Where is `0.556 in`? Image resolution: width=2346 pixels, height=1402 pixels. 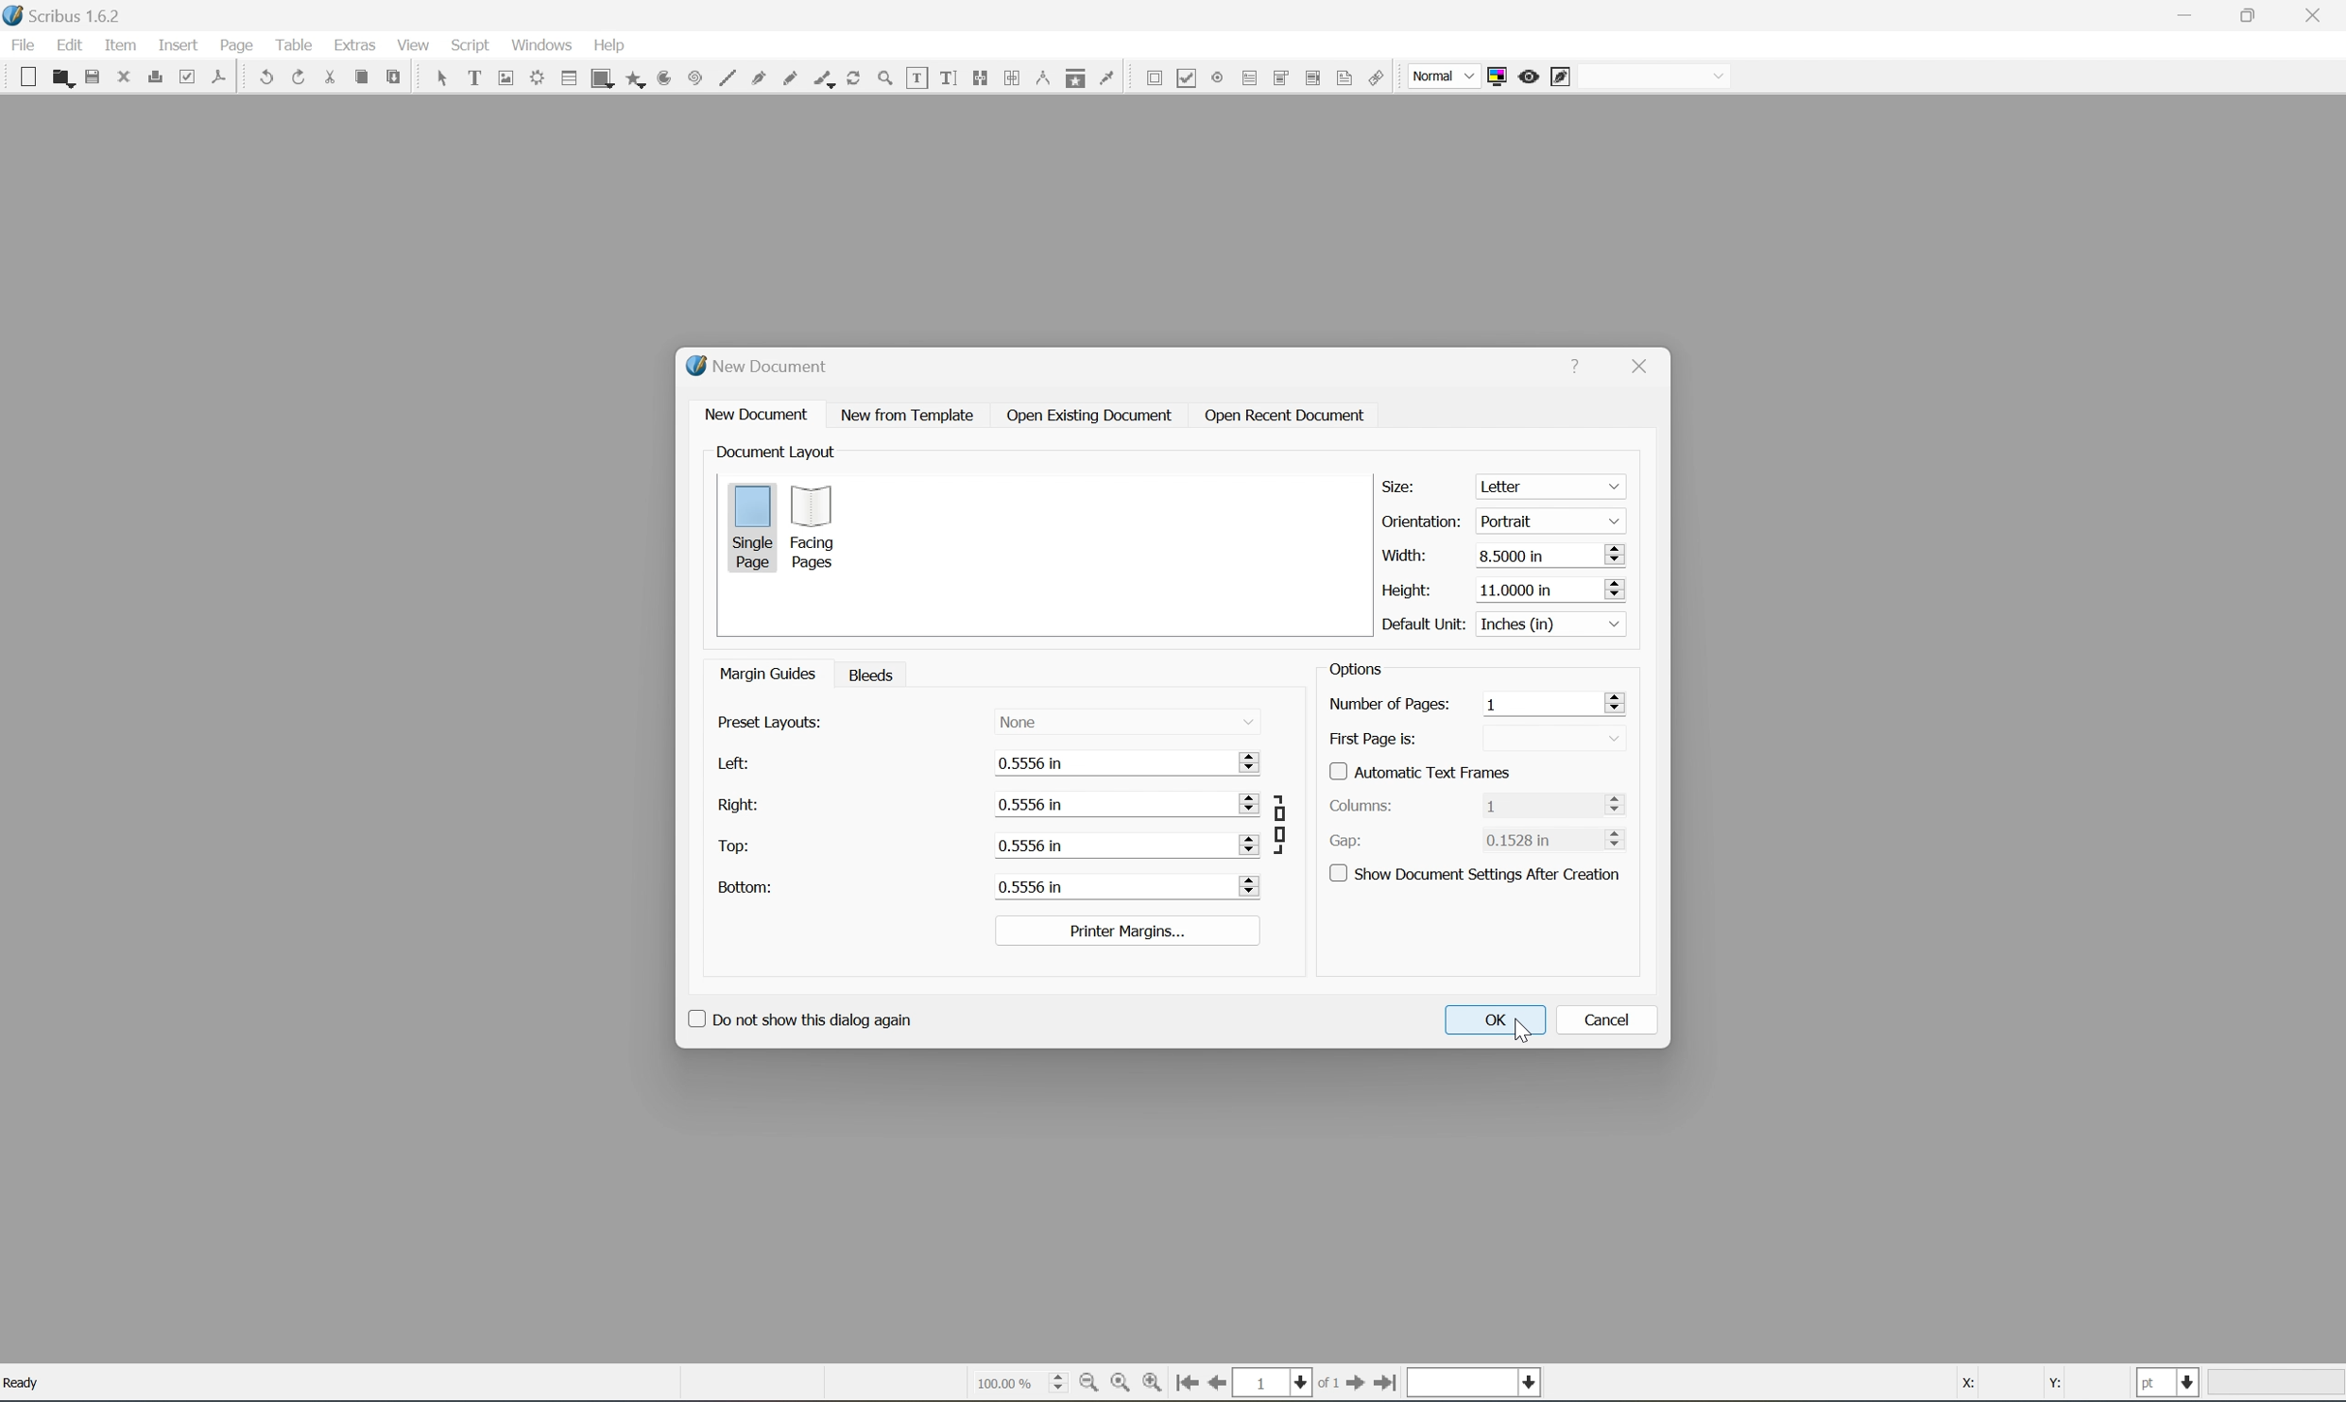 0.556 in is located at coordinates (1123, 805).